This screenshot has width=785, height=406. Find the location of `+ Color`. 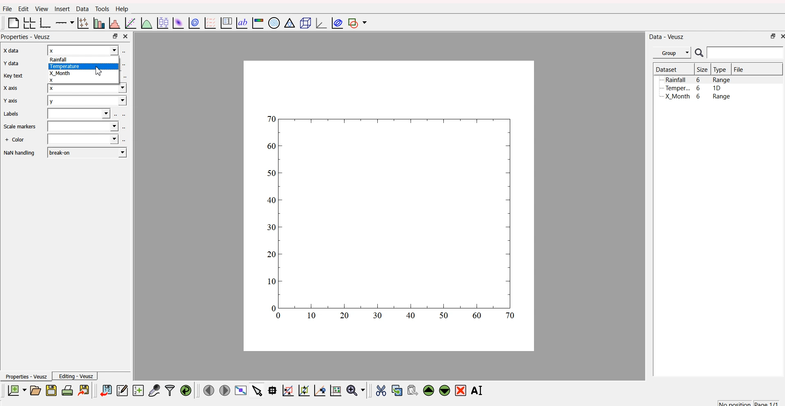

+ Color is located at coordinates (16, 140).